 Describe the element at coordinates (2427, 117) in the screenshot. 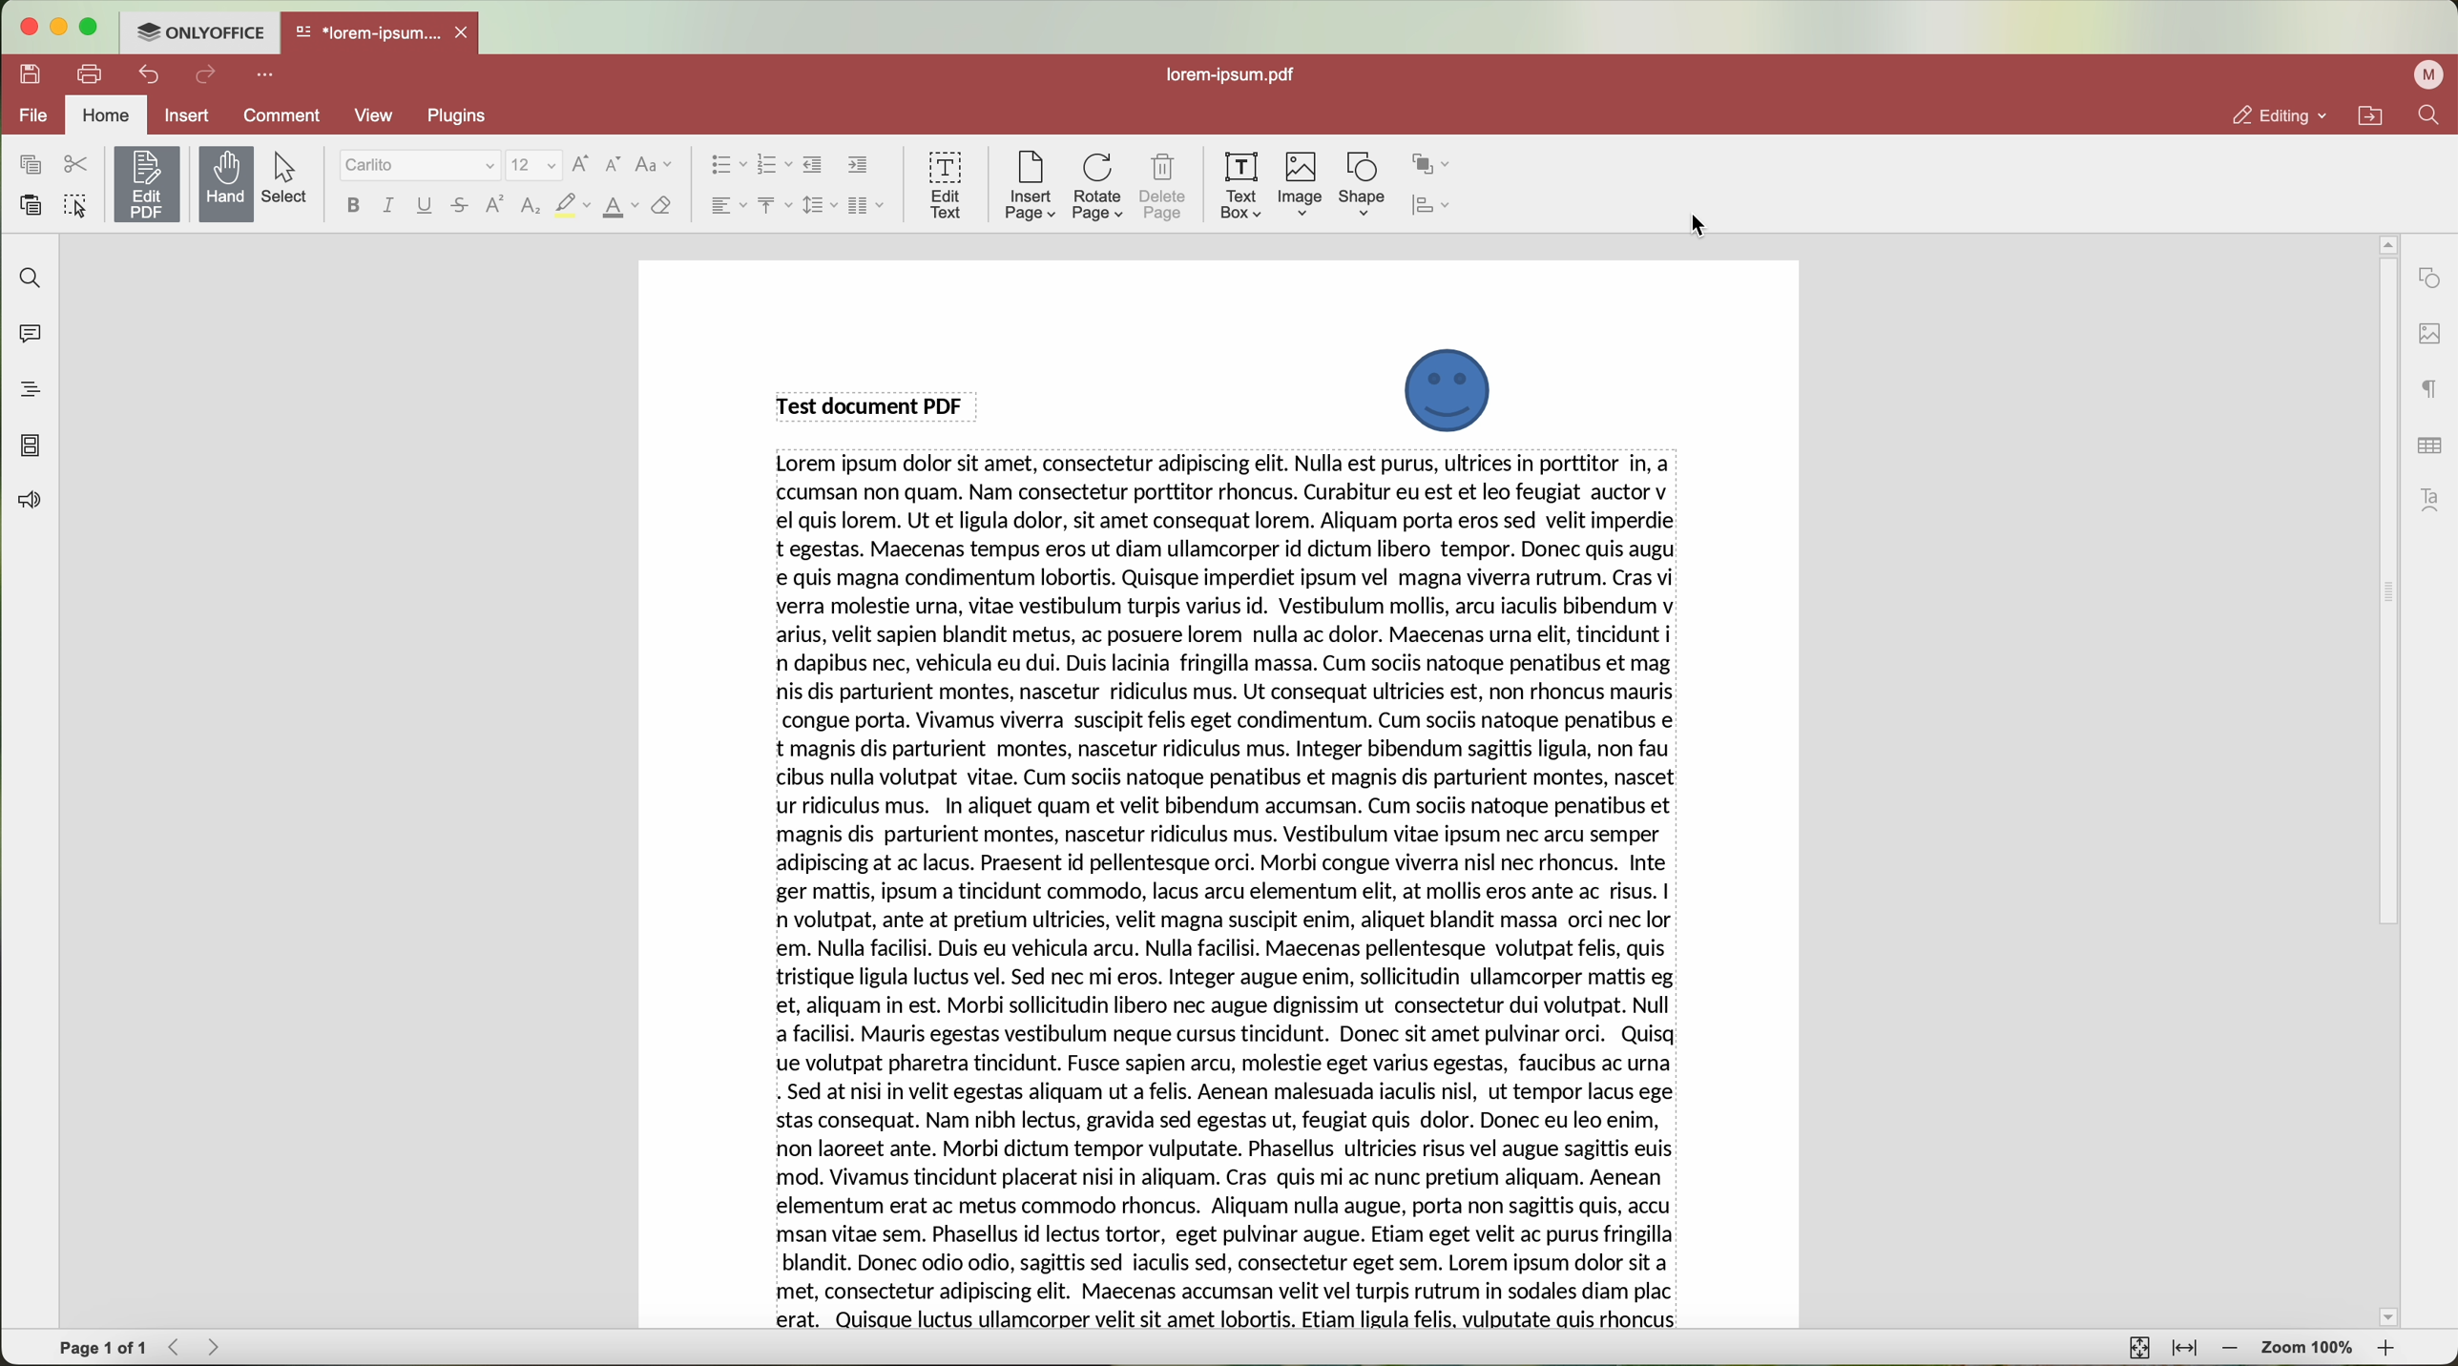

I see `find` at that location.